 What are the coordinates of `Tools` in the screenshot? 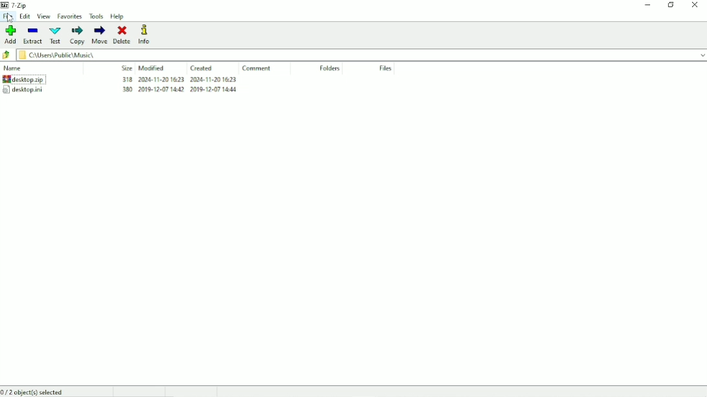 It's located at (96, 17).